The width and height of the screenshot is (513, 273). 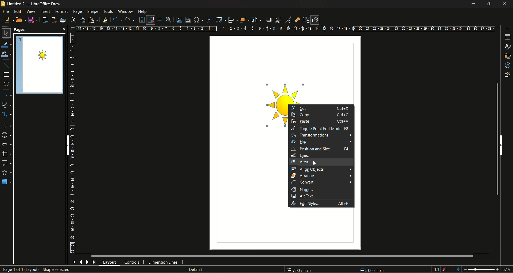 What do you see at coordinates (343, 121) in the screenshot?
I see `ctrl+V` at bounding box center [343, 121].